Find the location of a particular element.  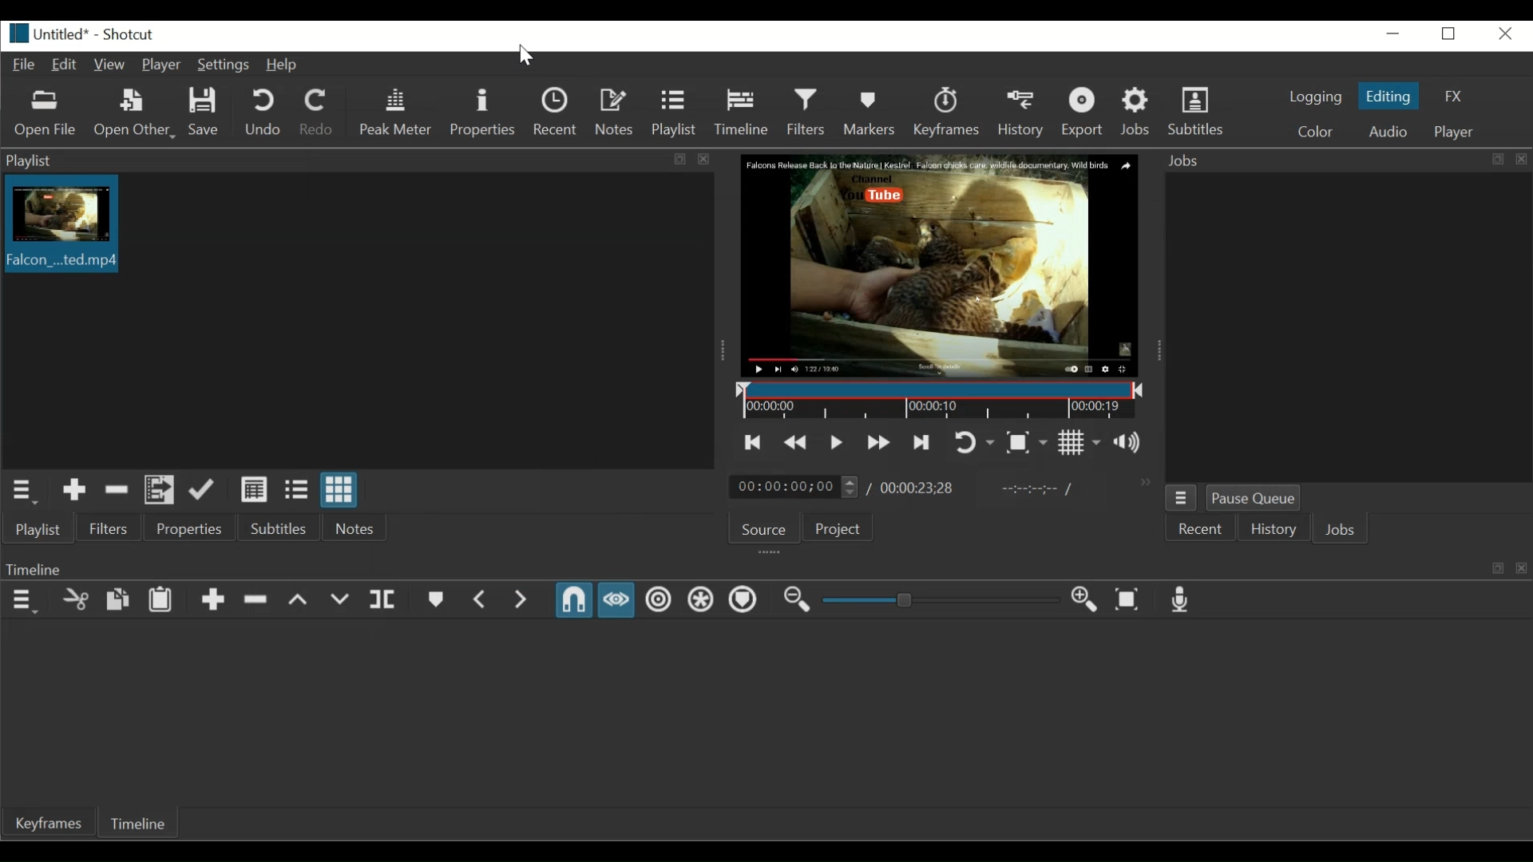

Export is located at coordinates (1085, 114).